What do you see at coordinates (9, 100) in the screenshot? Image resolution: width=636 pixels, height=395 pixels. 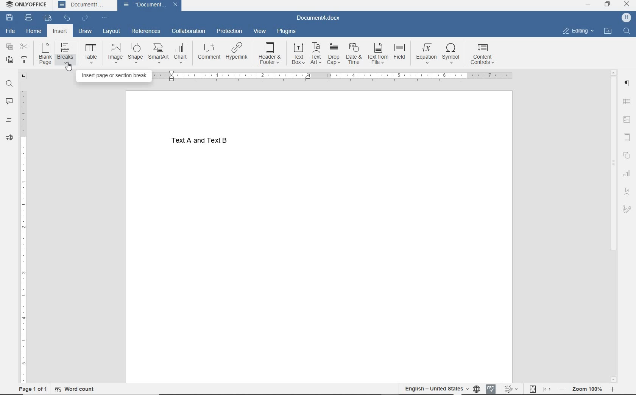 I see `COMMENTS` at bounding box center [9, 100].